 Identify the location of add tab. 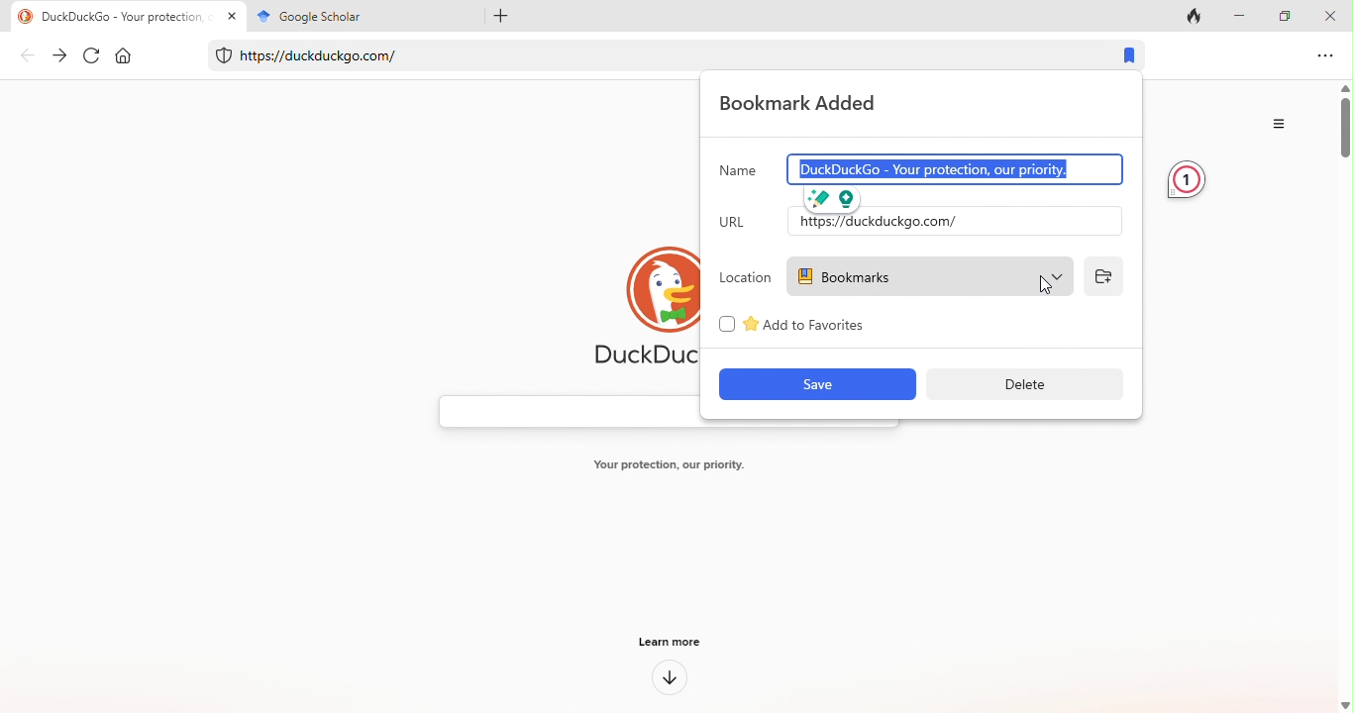
(496, 15).